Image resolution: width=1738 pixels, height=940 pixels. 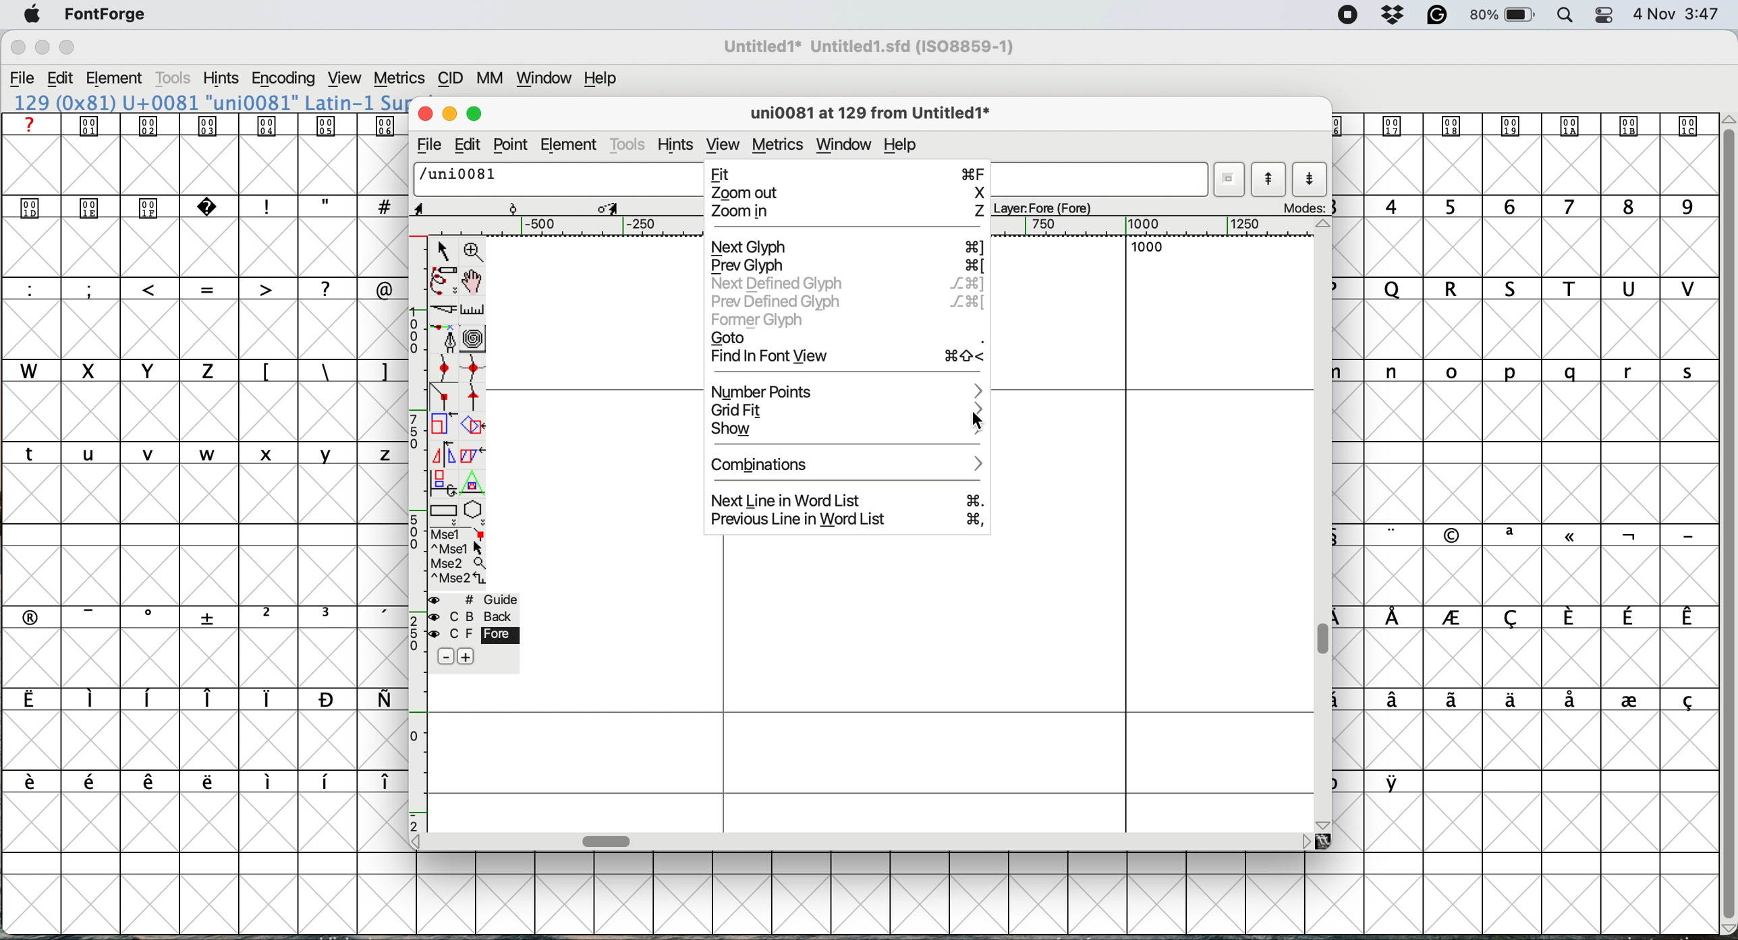 What do you see at coordinates (476, 401) in the screenshot?
I see `tangent point` at bounding box center [476, 401].